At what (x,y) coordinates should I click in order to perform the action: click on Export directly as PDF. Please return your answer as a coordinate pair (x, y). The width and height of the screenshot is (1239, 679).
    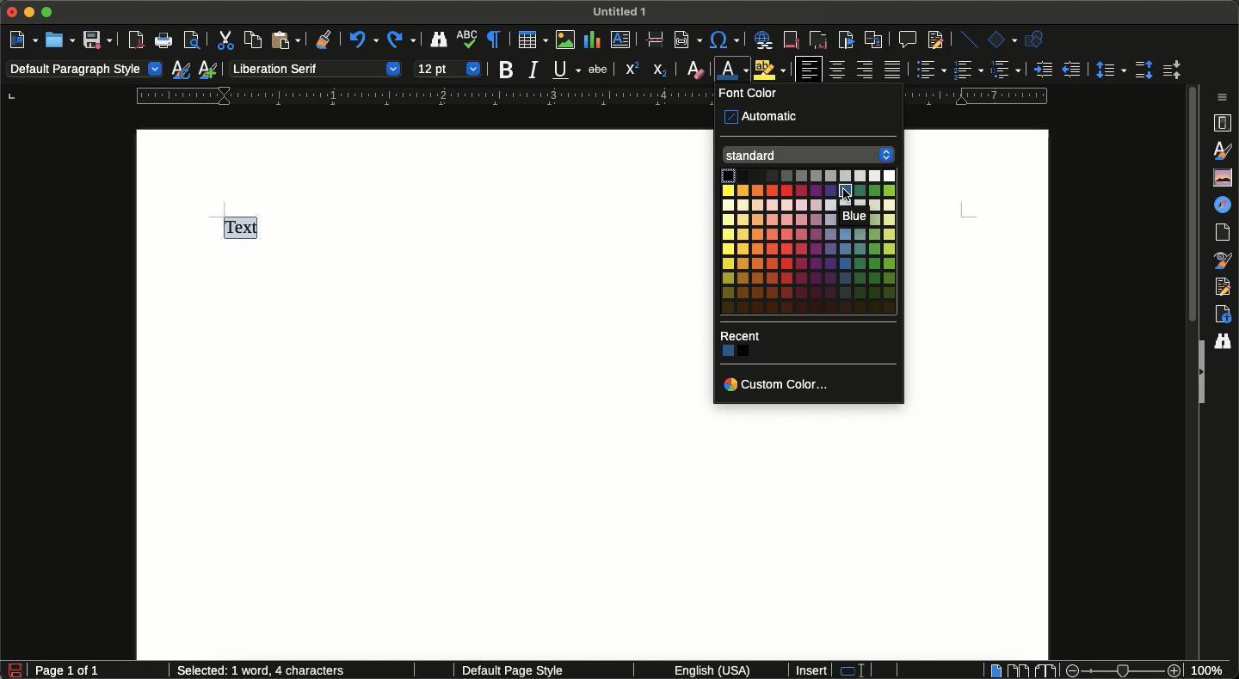
    Looking at the image, I should click on (137, 40).